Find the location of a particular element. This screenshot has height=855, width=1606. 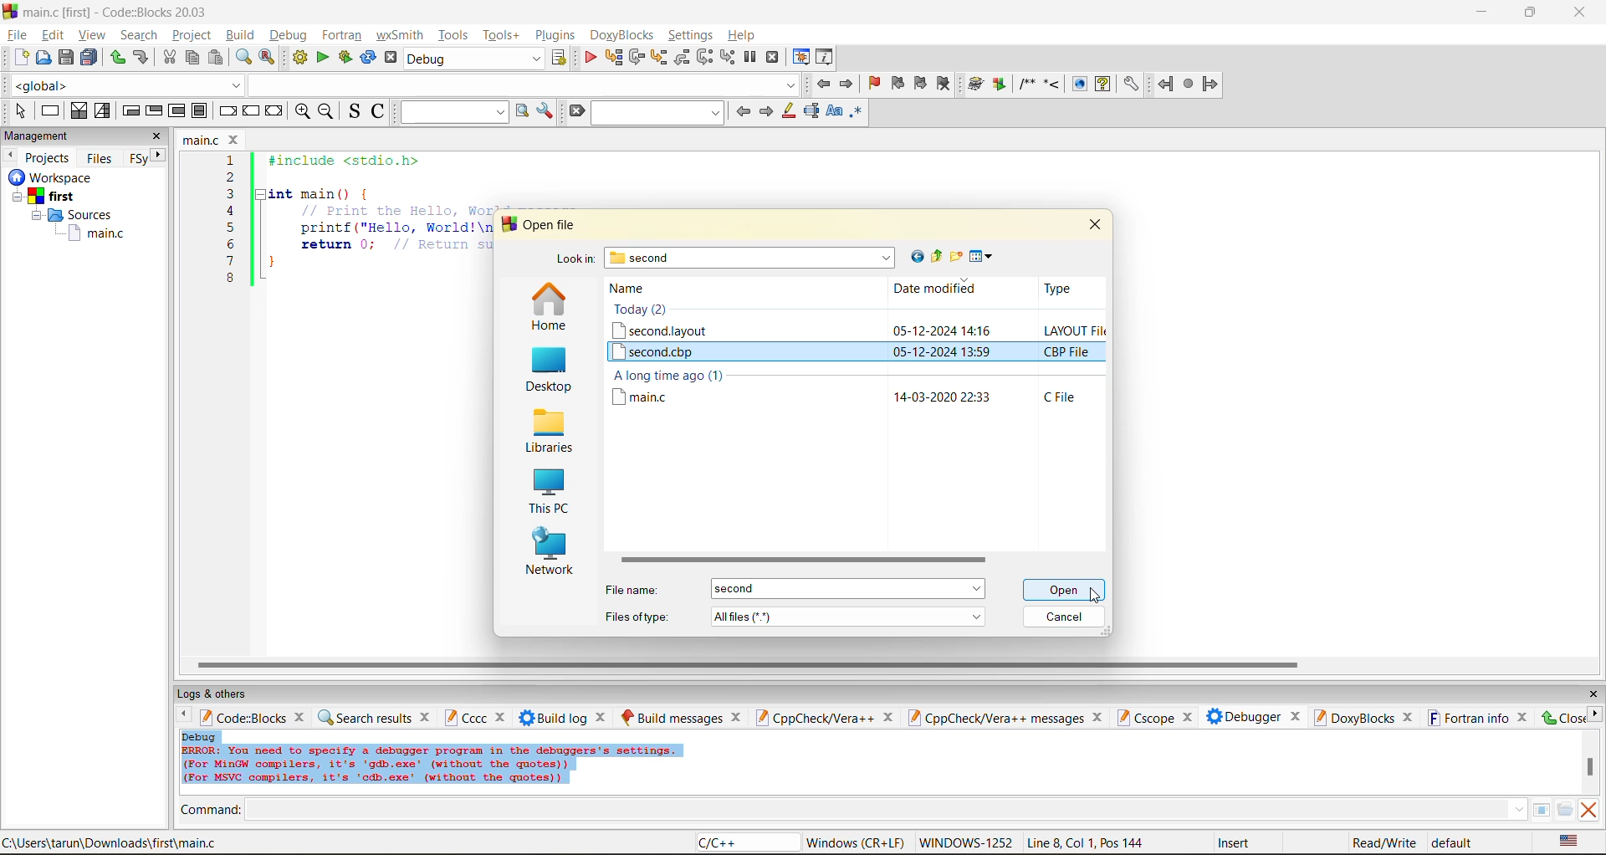

close is located at coordinates (1095, 223).